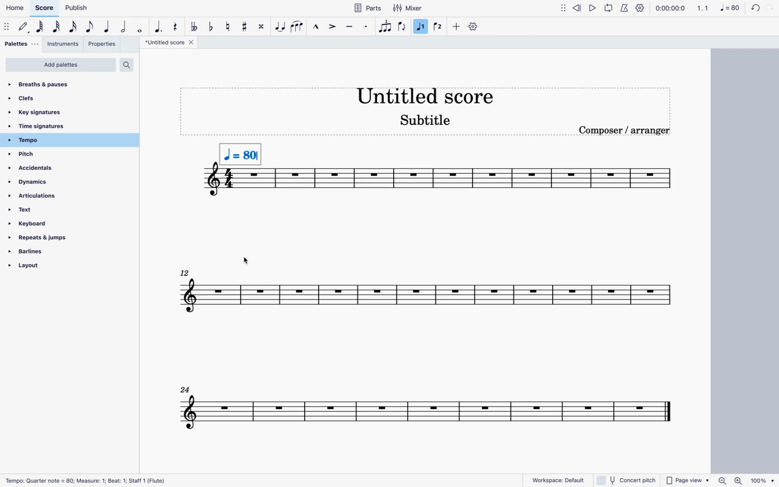  I want to click on score, so click(211, 182).